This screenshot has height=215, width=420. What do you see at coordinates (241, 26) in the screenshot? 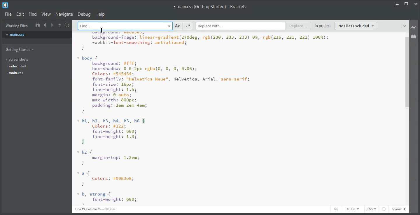
I see `Replace with typing window` at bounding box center [241, 26].